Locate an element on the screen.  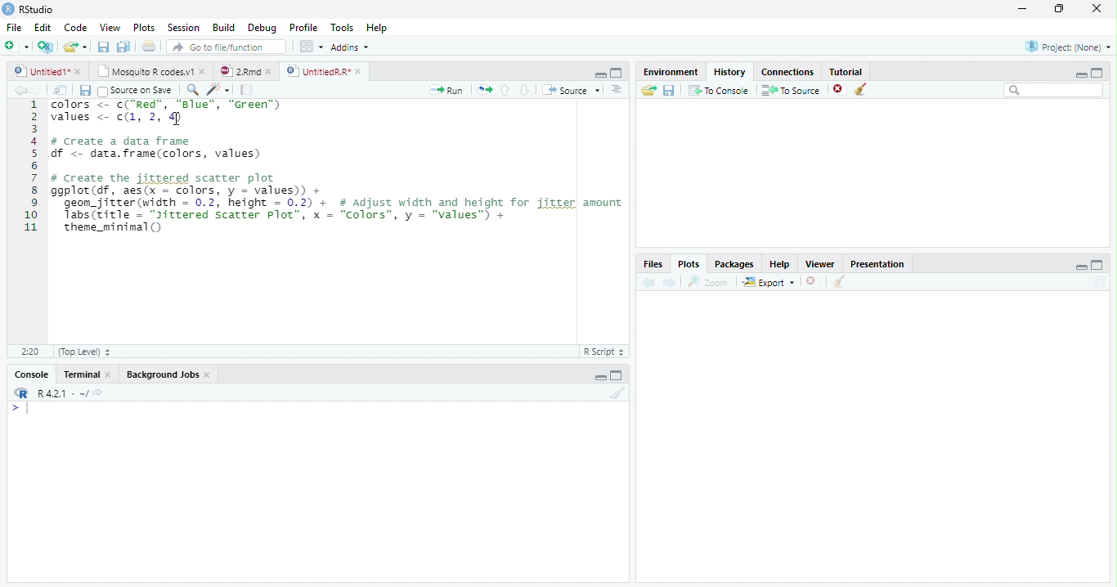
Files is located at coordinates (653, 264).